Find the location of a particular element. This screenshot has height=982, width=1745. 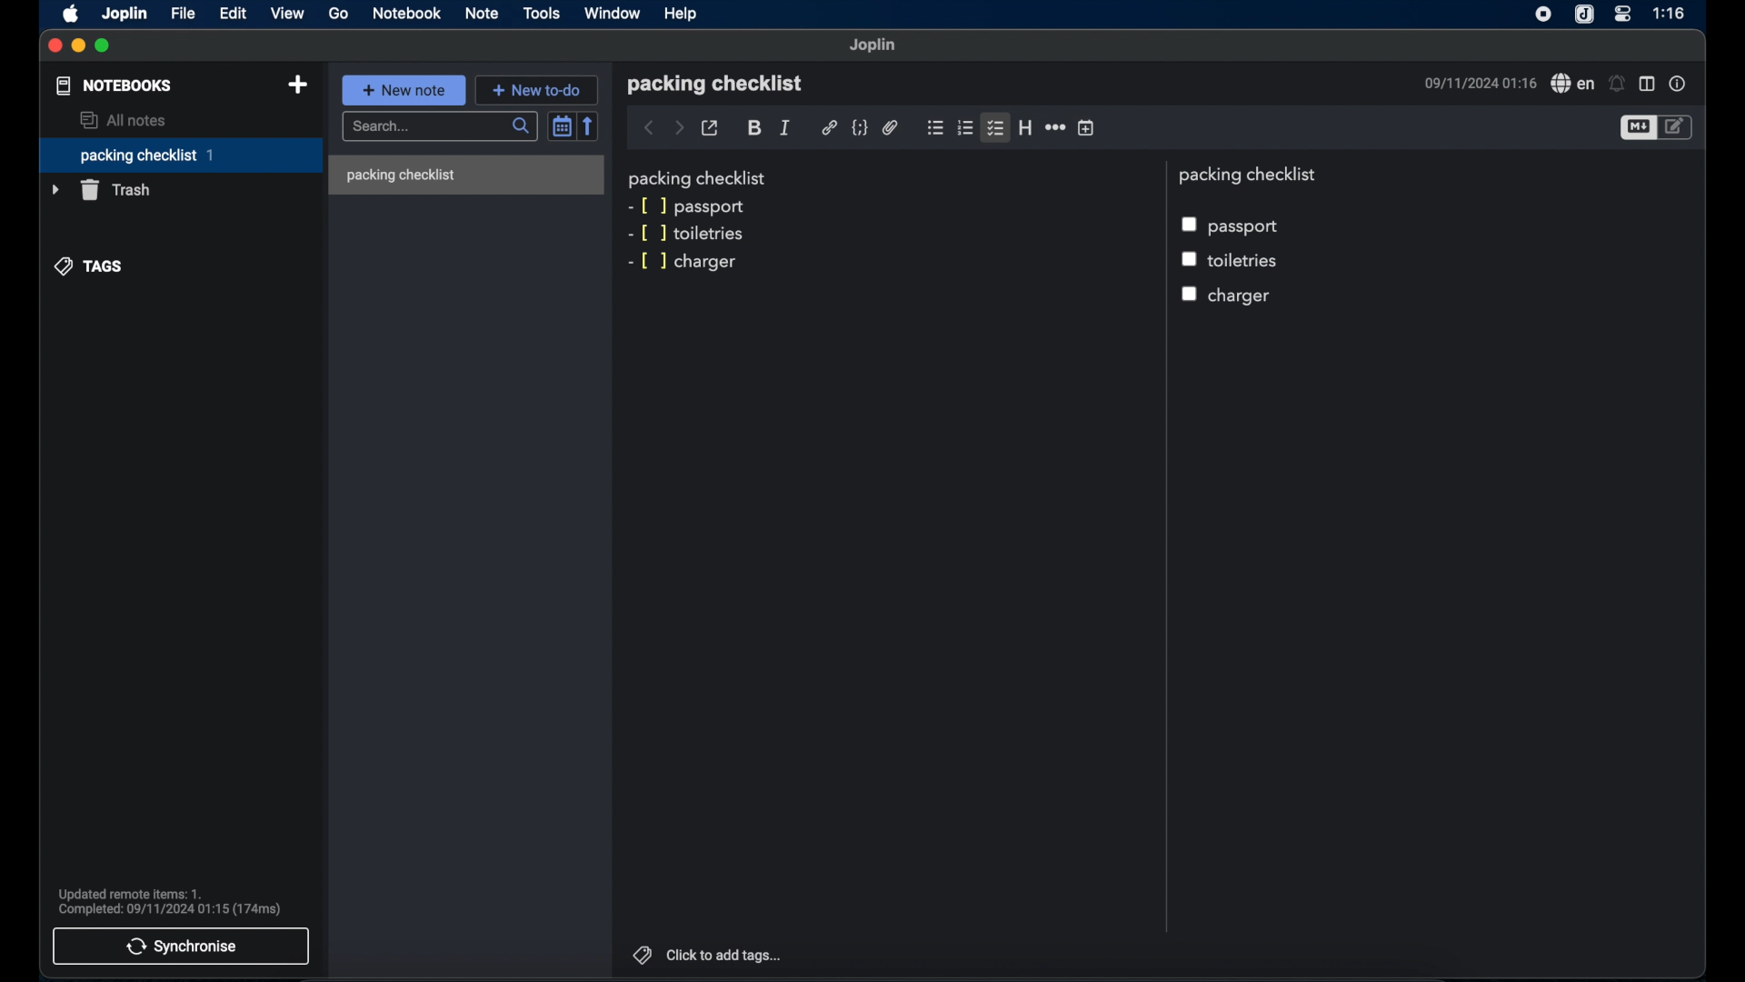

set alarm is located at coordinates (1617, 83).